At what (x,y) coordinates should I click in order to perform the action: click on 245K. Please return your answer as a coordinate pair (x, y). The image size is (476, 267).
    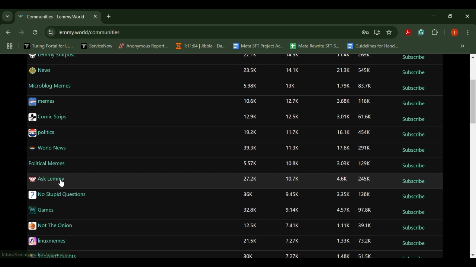
    Looking at the image, I should click on (364, 179).